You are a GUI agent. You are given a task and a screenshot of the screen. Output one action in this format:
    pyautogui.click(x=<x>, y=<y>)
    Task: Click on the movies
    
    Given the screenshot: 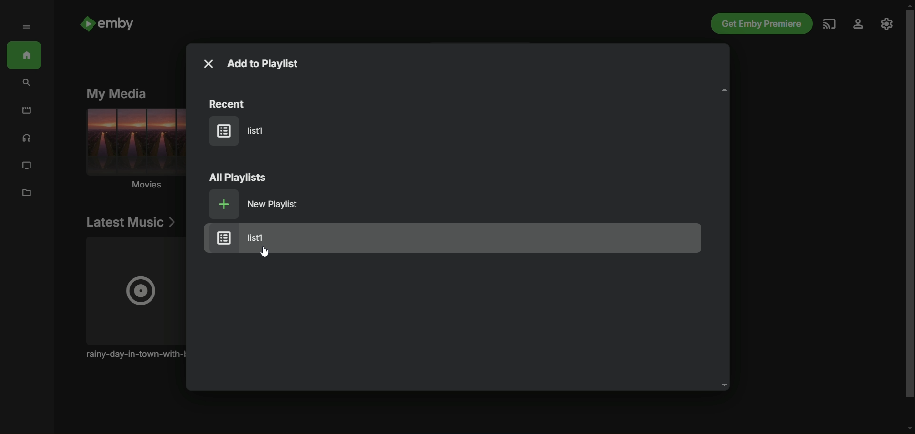 What is the action you would take?
    pyautogui.click(x=26, y=110)
    